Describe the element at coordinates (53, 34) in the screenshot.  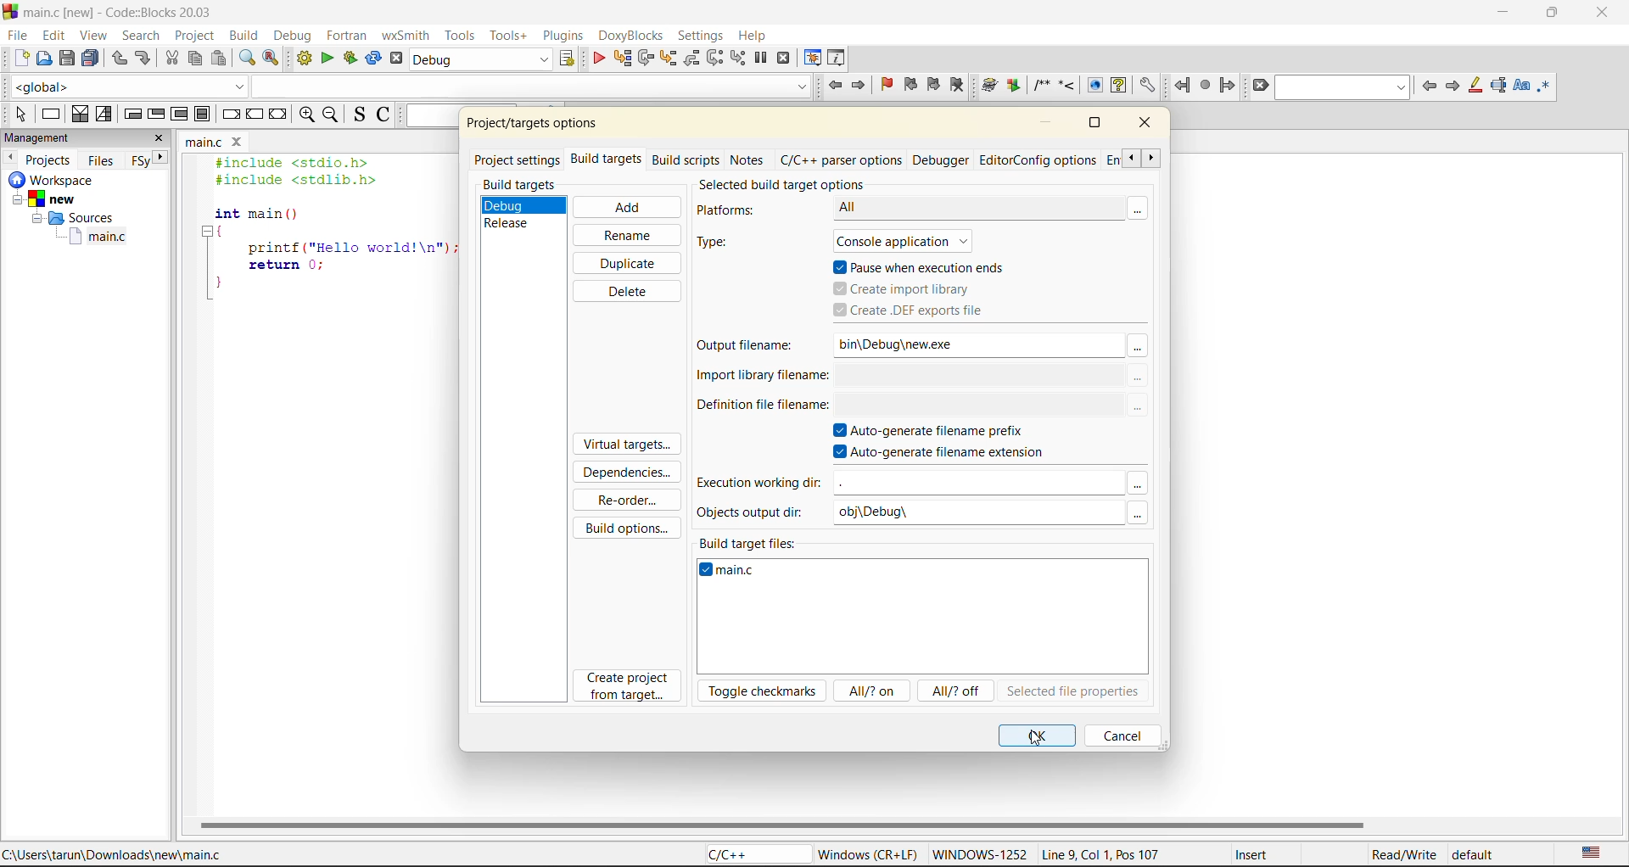
I see `edit` at that location.